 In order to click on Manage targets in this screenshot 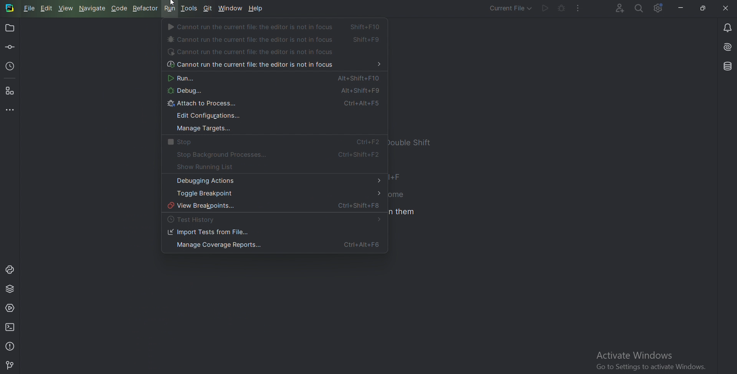, I will do `click(202, 129)`.